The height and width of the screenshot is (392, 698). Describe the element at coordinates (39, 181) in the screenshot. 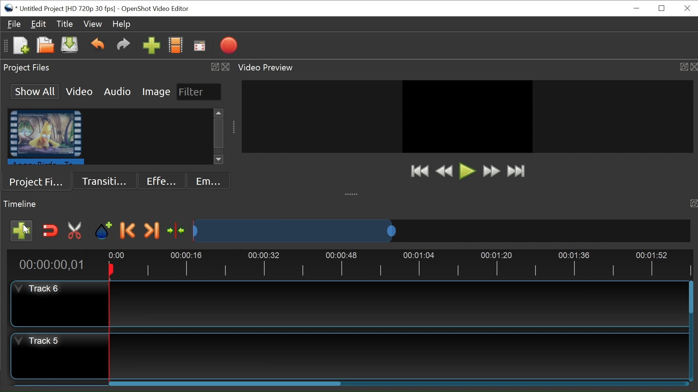

I see `Project Files` at that location.